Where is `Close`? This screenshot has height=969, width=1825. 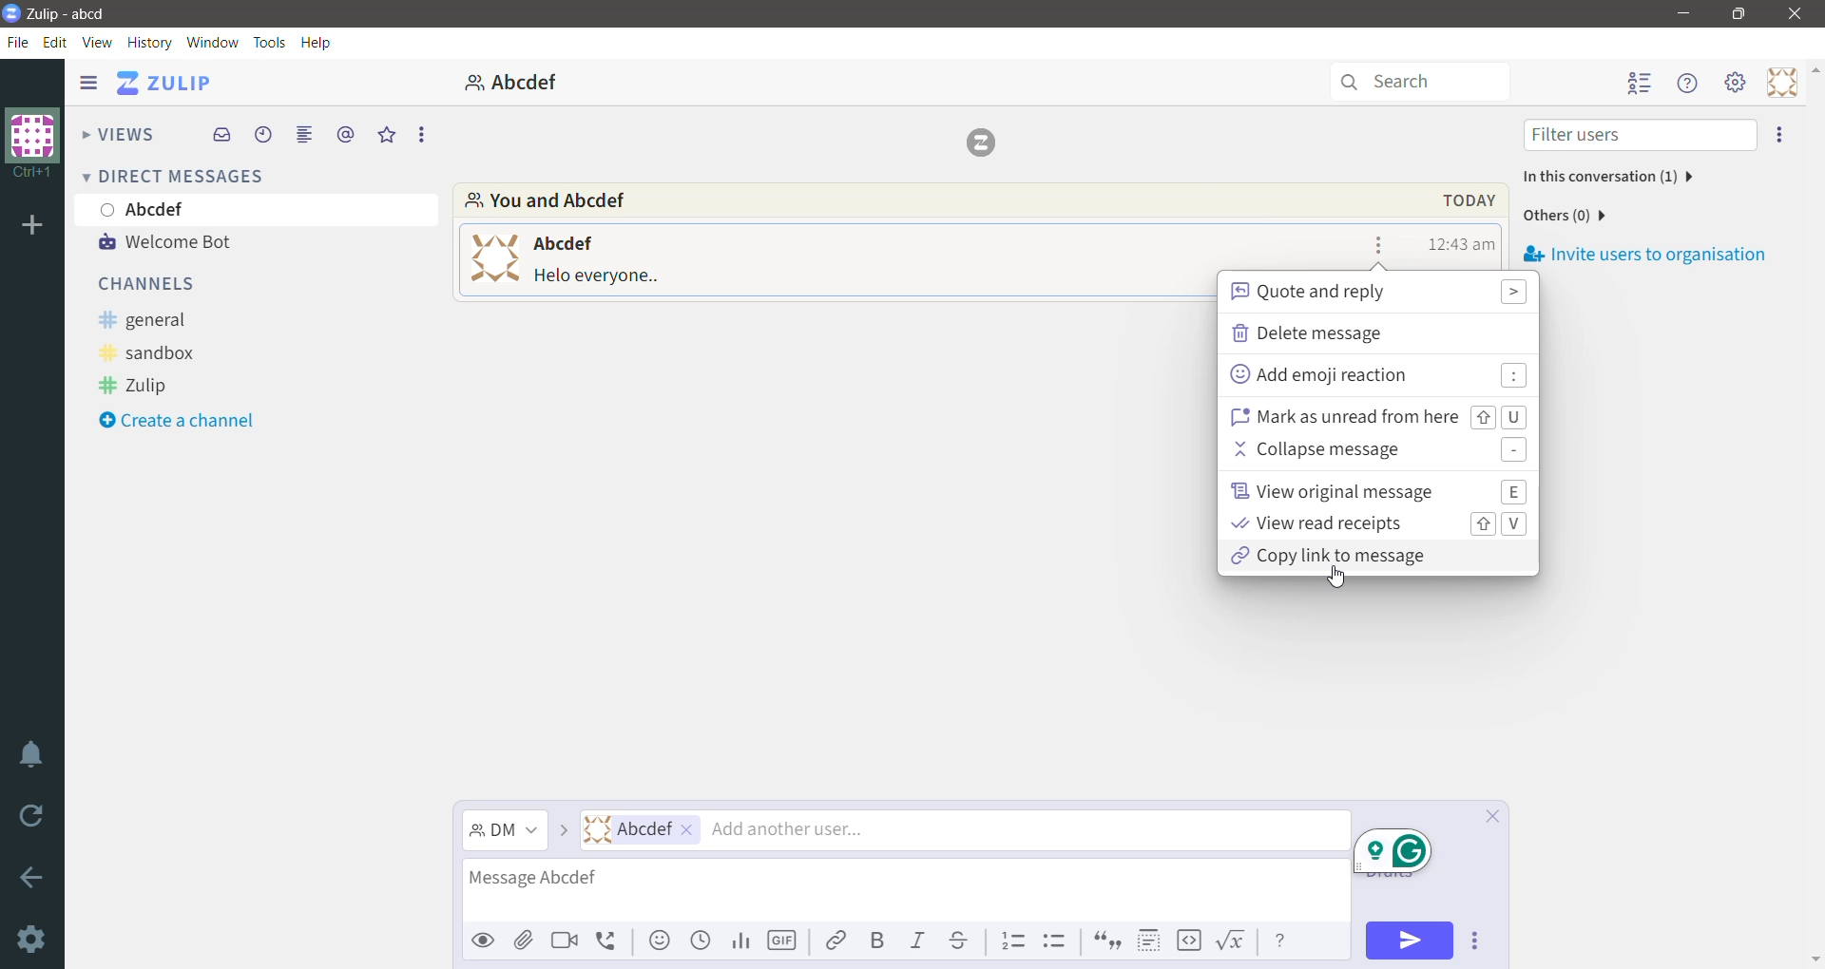
Close is located at coordinates (1796, 14).